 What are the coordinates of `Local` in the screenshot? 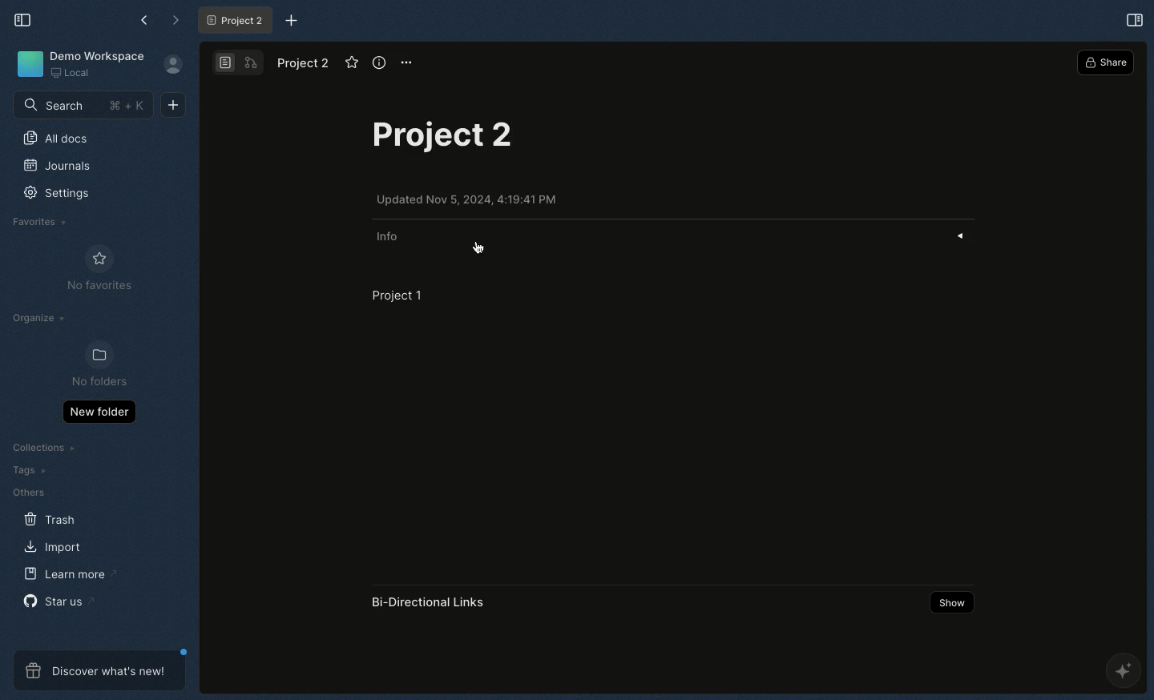 It's located at (73, 73).